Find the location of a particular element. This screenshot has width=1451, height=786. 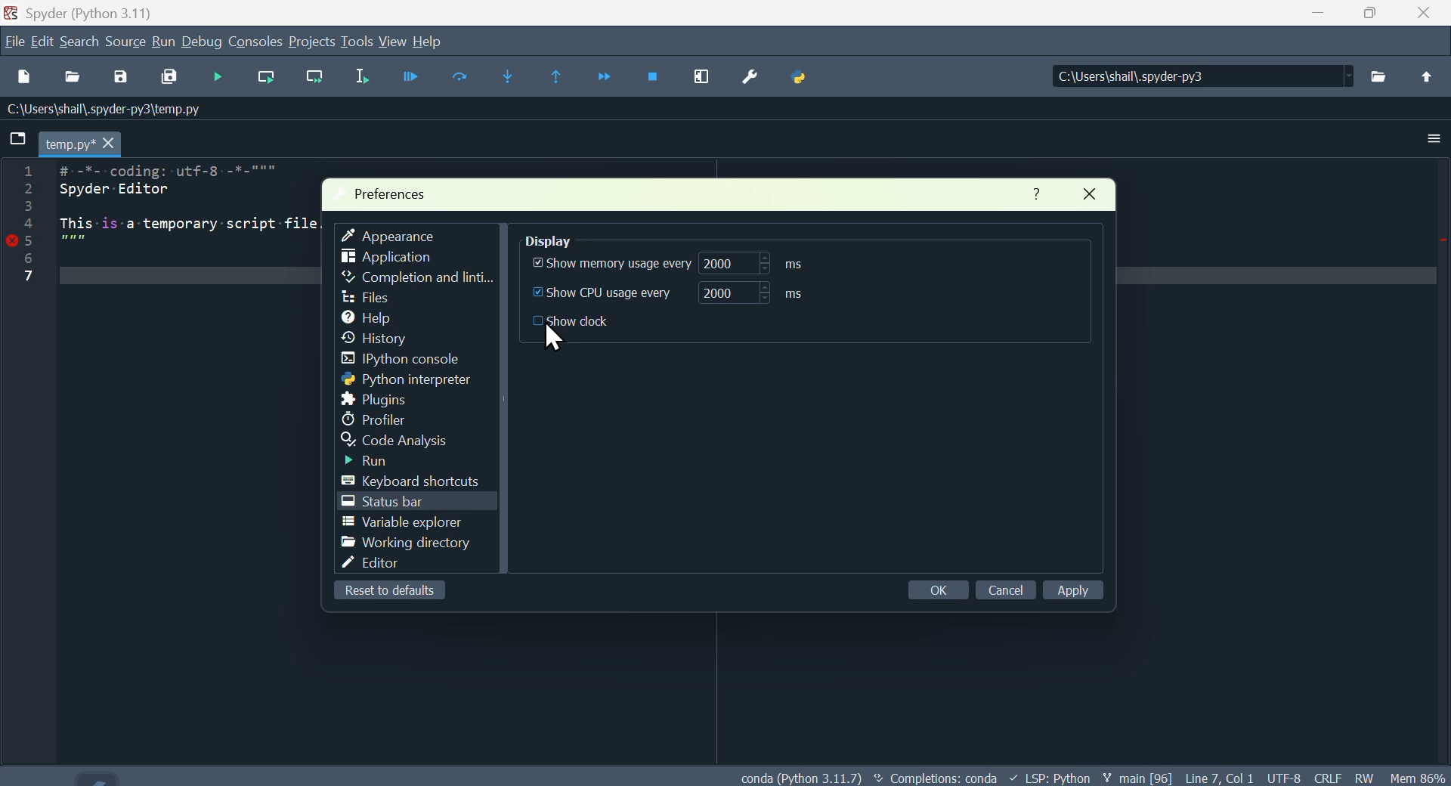

Debug file is located at coordinates (216, 78).